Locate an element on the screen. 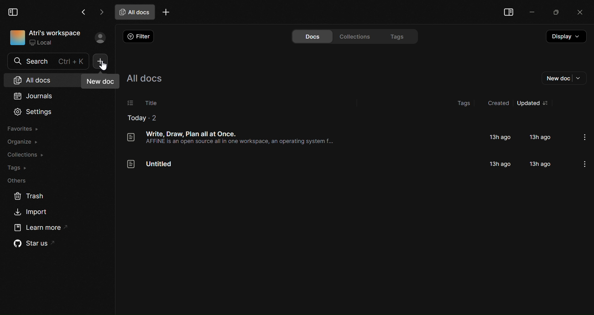 The height and width of the screenshot is (315, 594). All docs is located at coordinates (135, 12).